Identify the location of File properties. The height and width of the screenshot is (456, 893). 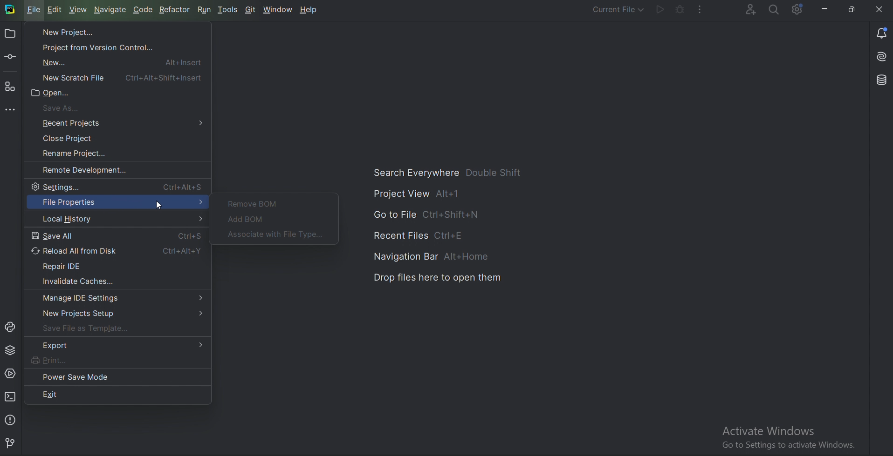
(117, 203).